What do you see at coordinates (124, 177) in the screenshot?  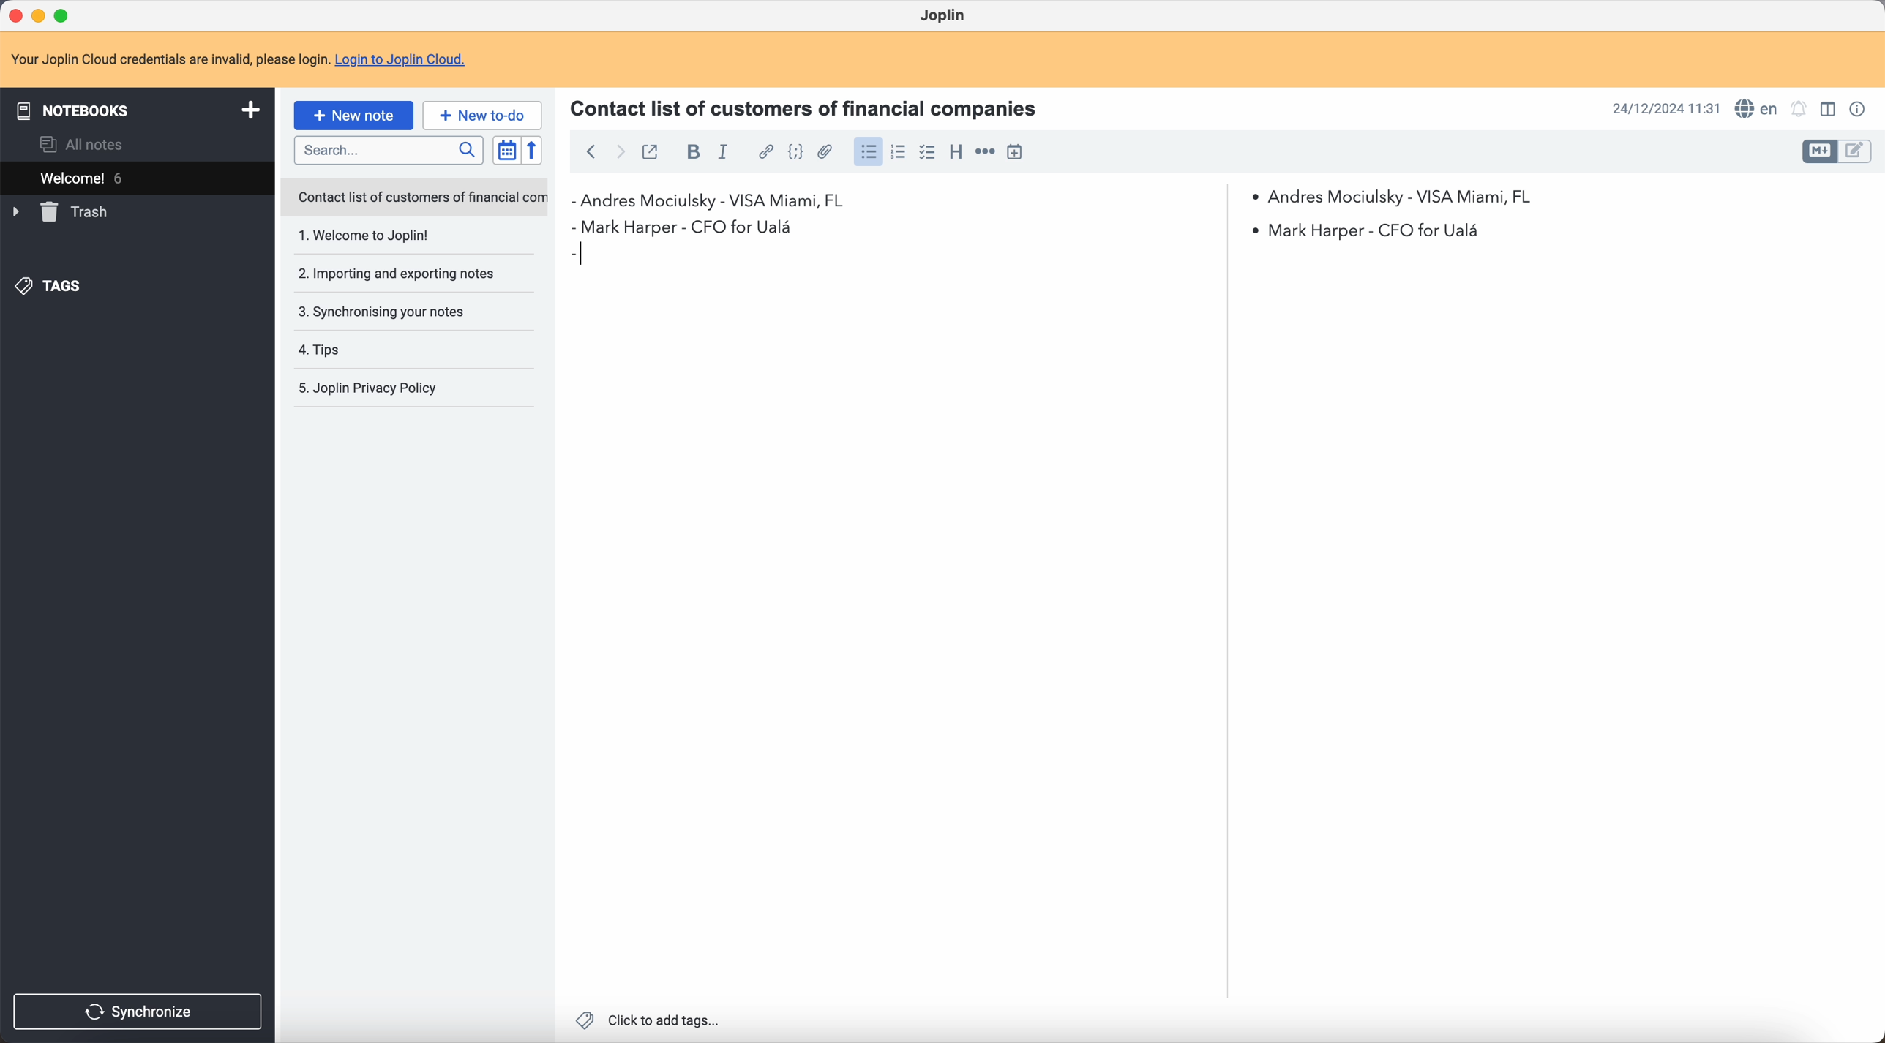 I see `welcome` at bounding box center [124, 177].